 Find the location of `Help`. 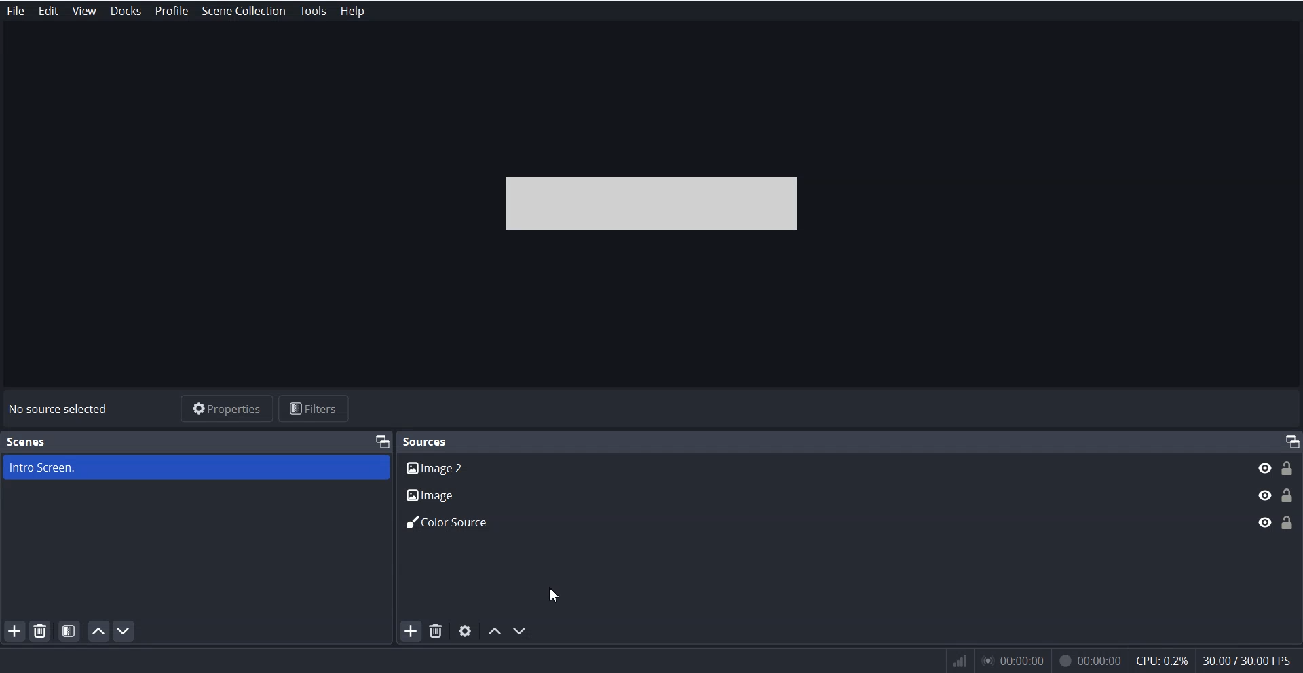

Help is located at coordinates (350, 11).